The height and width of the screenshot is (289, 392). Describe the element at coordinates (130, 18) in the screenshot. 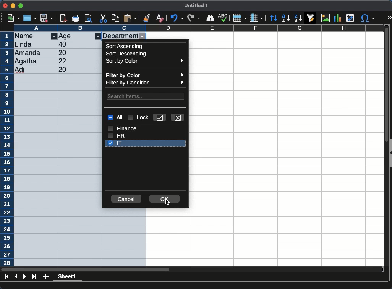

I see `paste` at that location.